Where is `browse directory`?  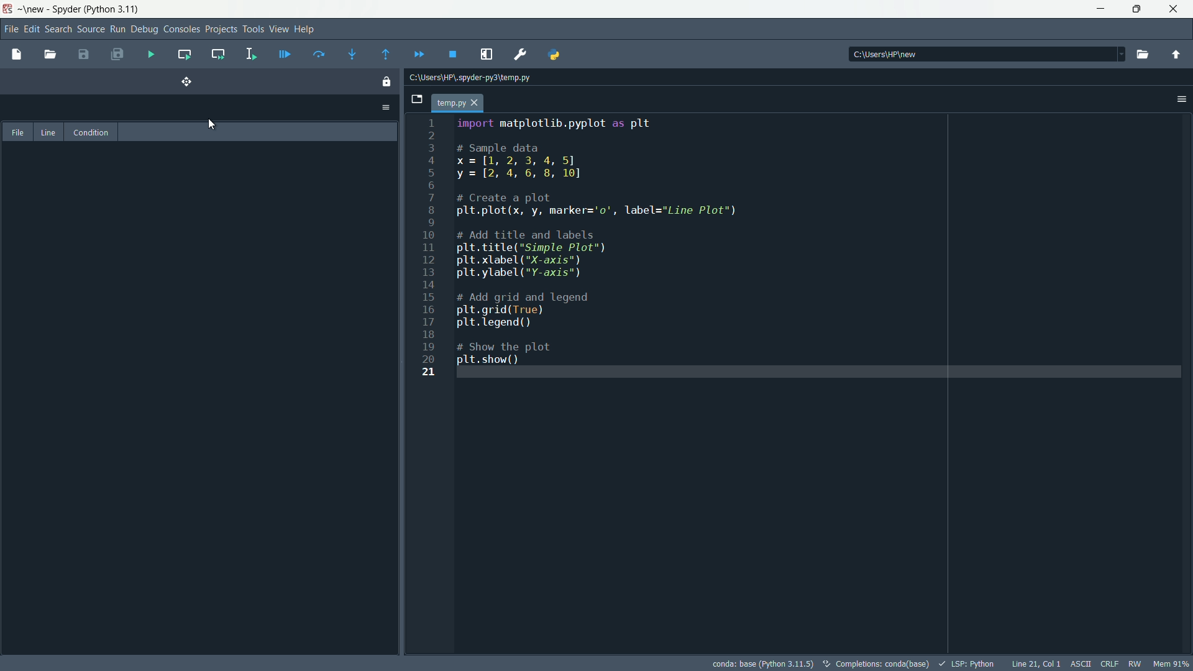
browse directory is located at coordinates (1142, 54).